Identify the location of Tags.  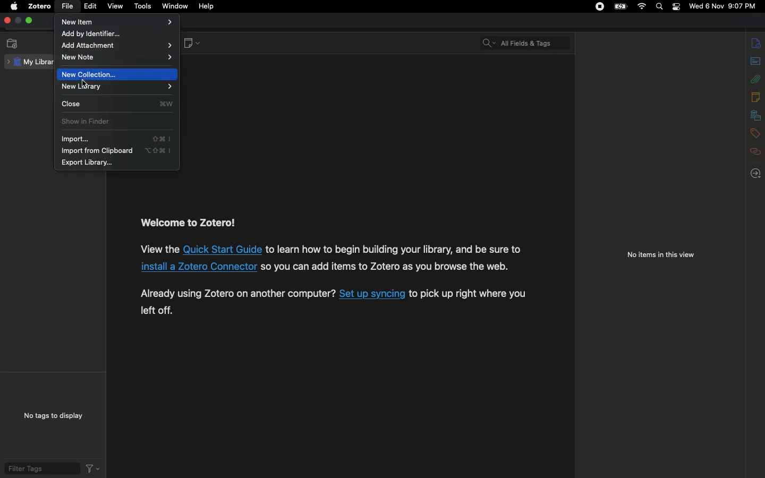
(755, 132).